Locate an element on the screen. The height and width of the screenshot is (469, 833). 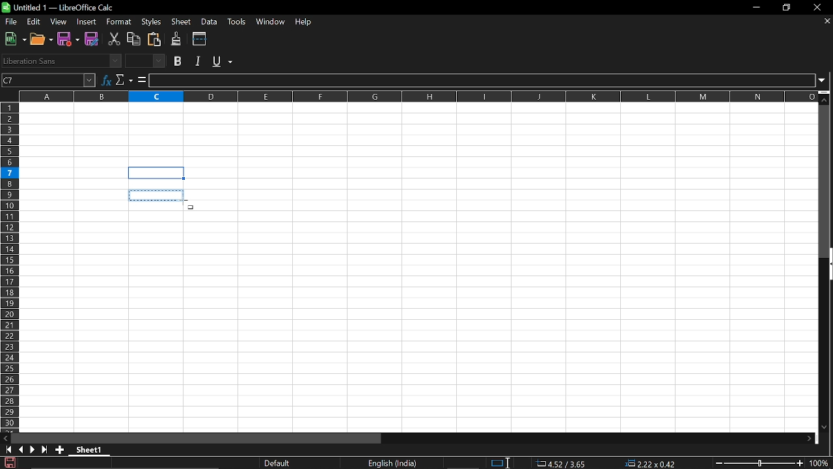
Open is located at coordinates (42, 39).